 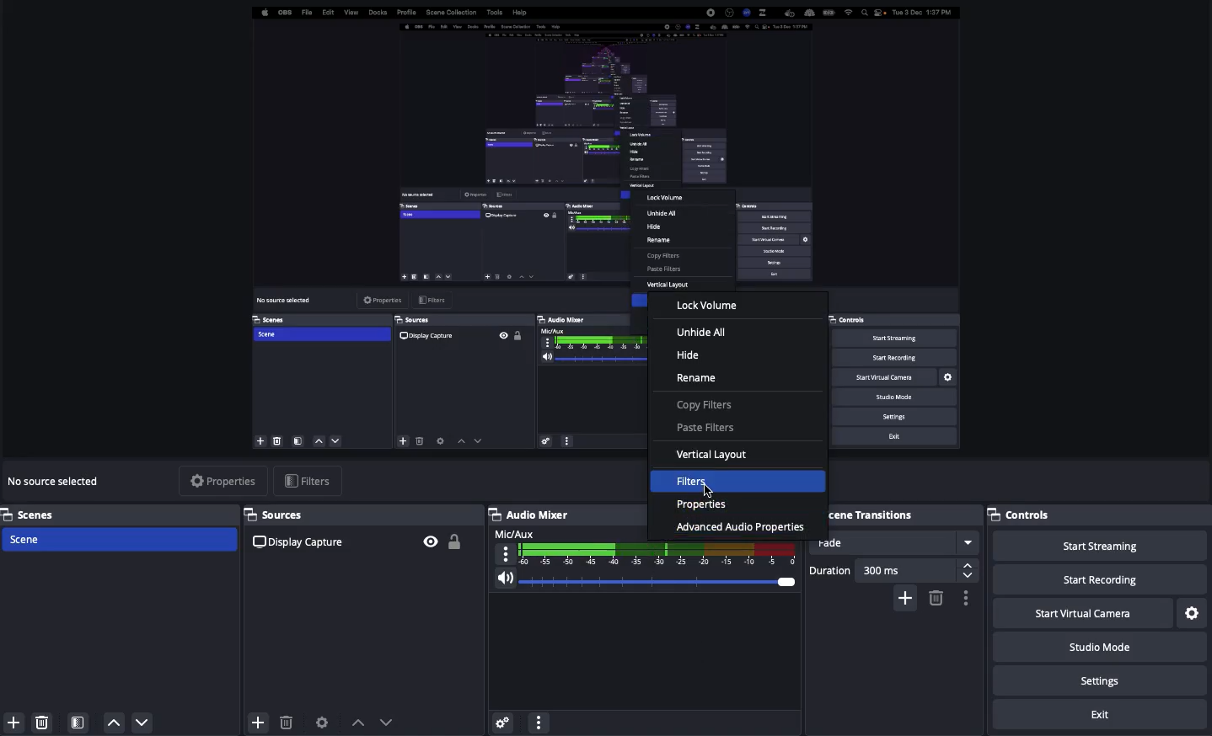 I want to click on Mic/aux, so click(x=648, y=547).